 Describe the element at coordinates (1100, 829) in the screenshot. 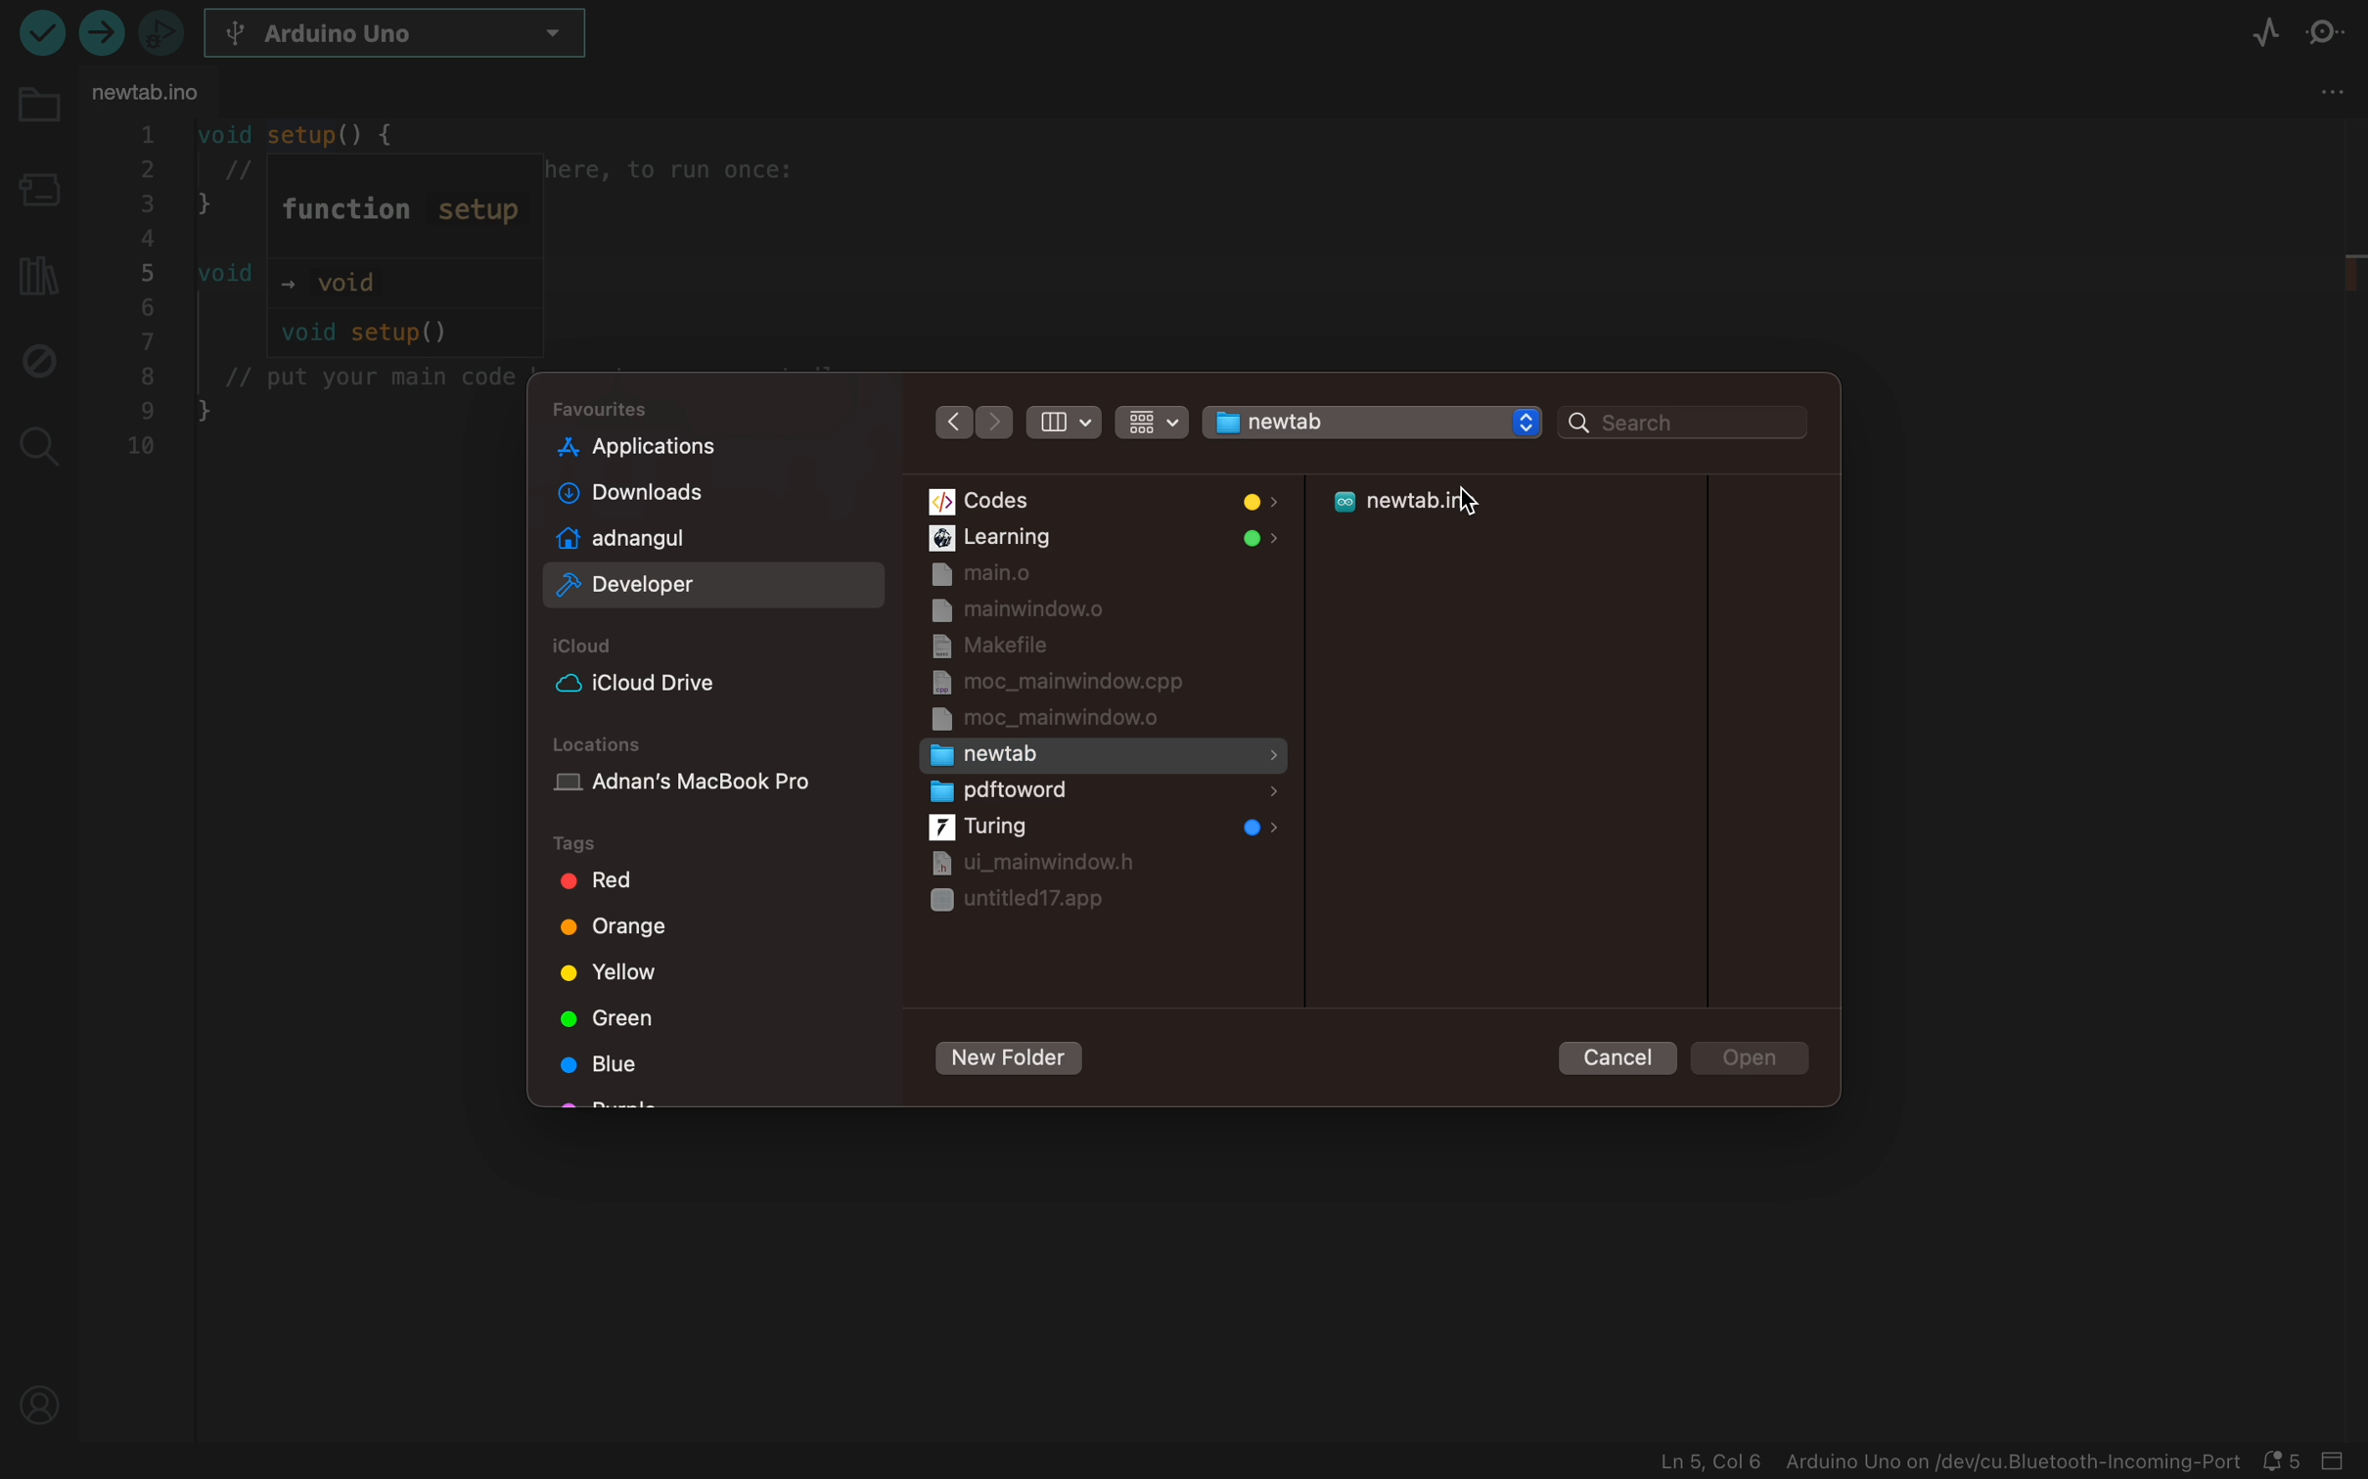

I see `turing` at that location.